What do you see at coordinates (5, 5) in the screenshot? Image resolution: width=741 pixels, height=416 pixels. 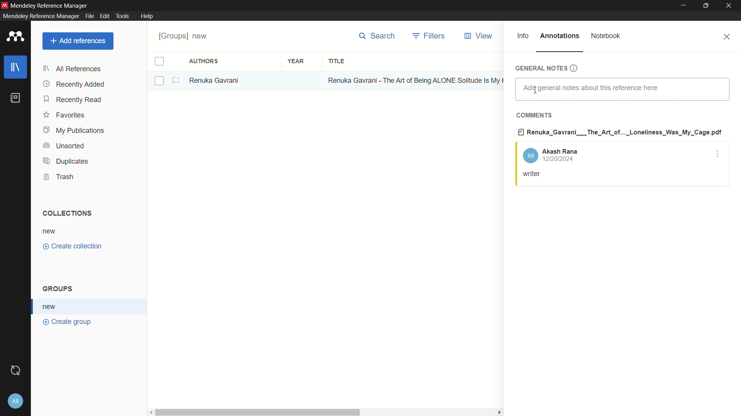 I see `app icon` at bounding box center [5, 5].